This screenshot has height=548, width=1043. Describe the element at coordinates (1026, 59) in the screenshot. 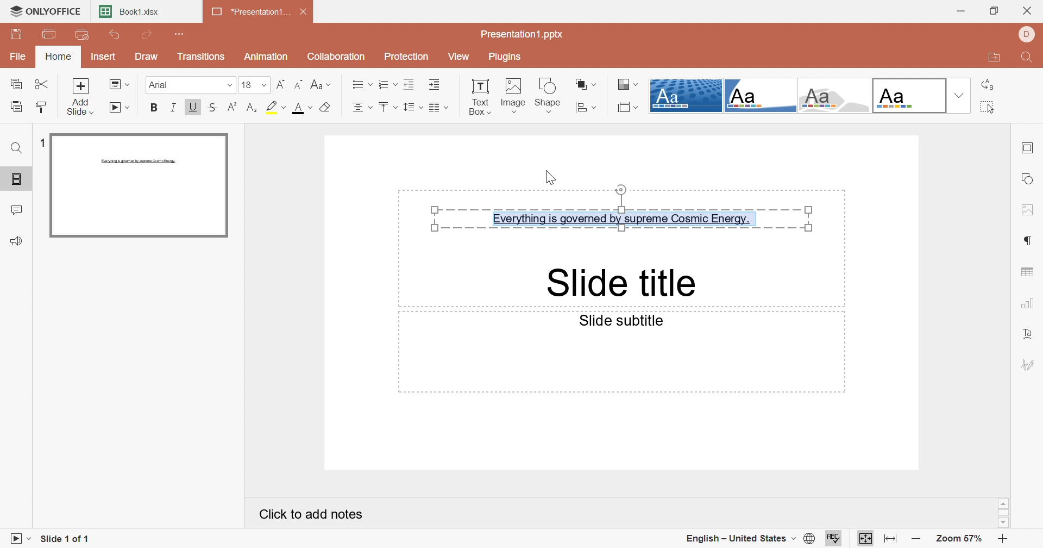

I see `Find` at that location.